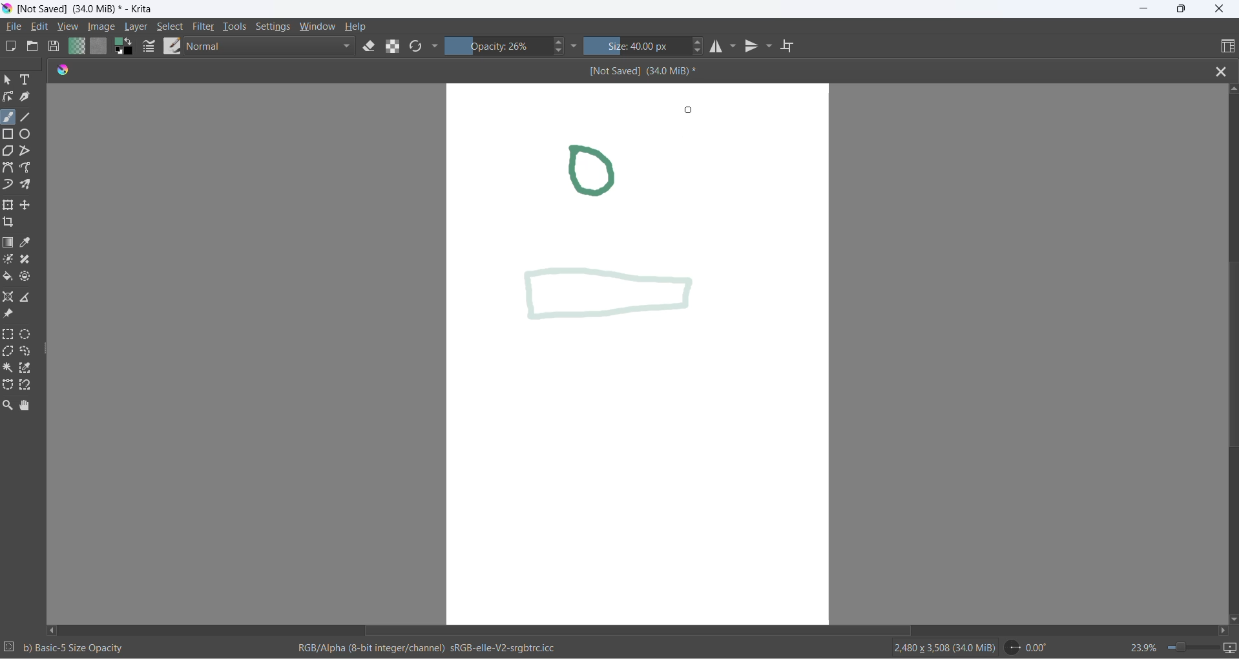 The height and width of the screenshot is (659, 1239). I want to click on minimize, so click(1144, 8).